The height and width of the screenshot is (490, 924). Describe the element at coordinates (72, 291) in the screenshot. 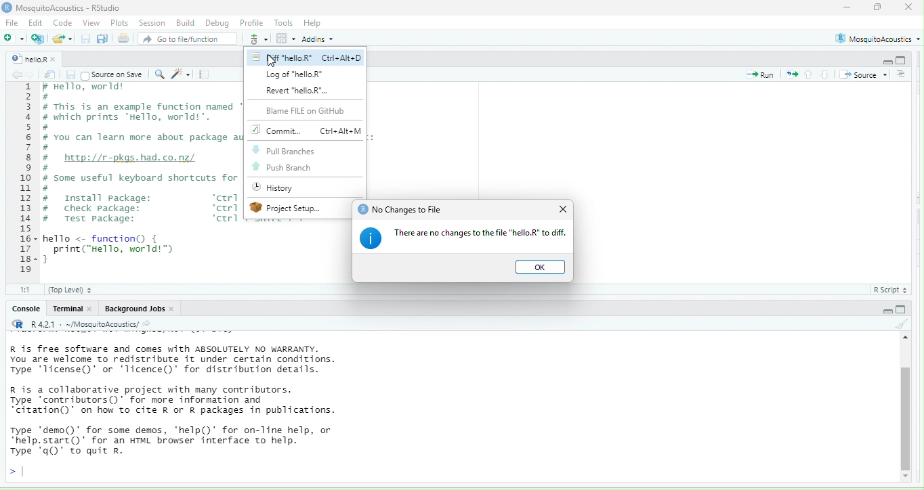

I see `(Top Level) ` at that location.